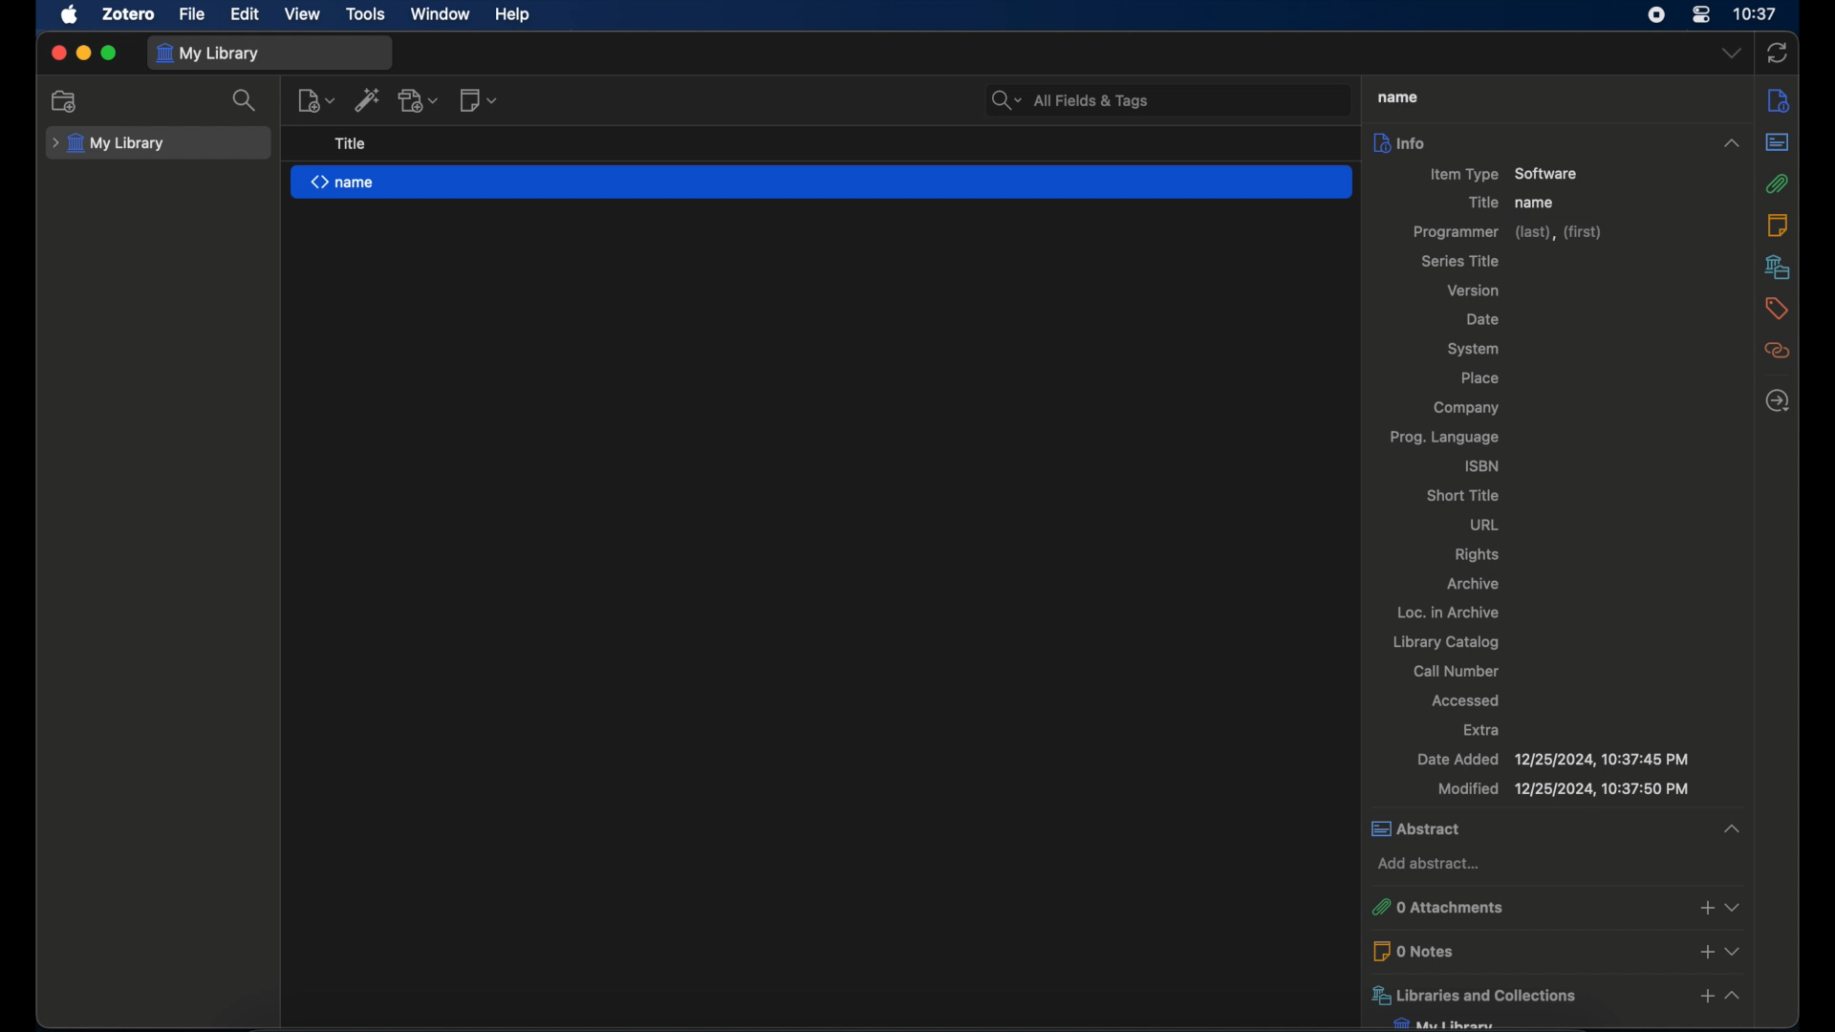 This screenshot has width=1835, height=1032. What do you see at coordinates (1501, 173) in the screenshot?
I see `item type software` at bounding box center [1501, 173].